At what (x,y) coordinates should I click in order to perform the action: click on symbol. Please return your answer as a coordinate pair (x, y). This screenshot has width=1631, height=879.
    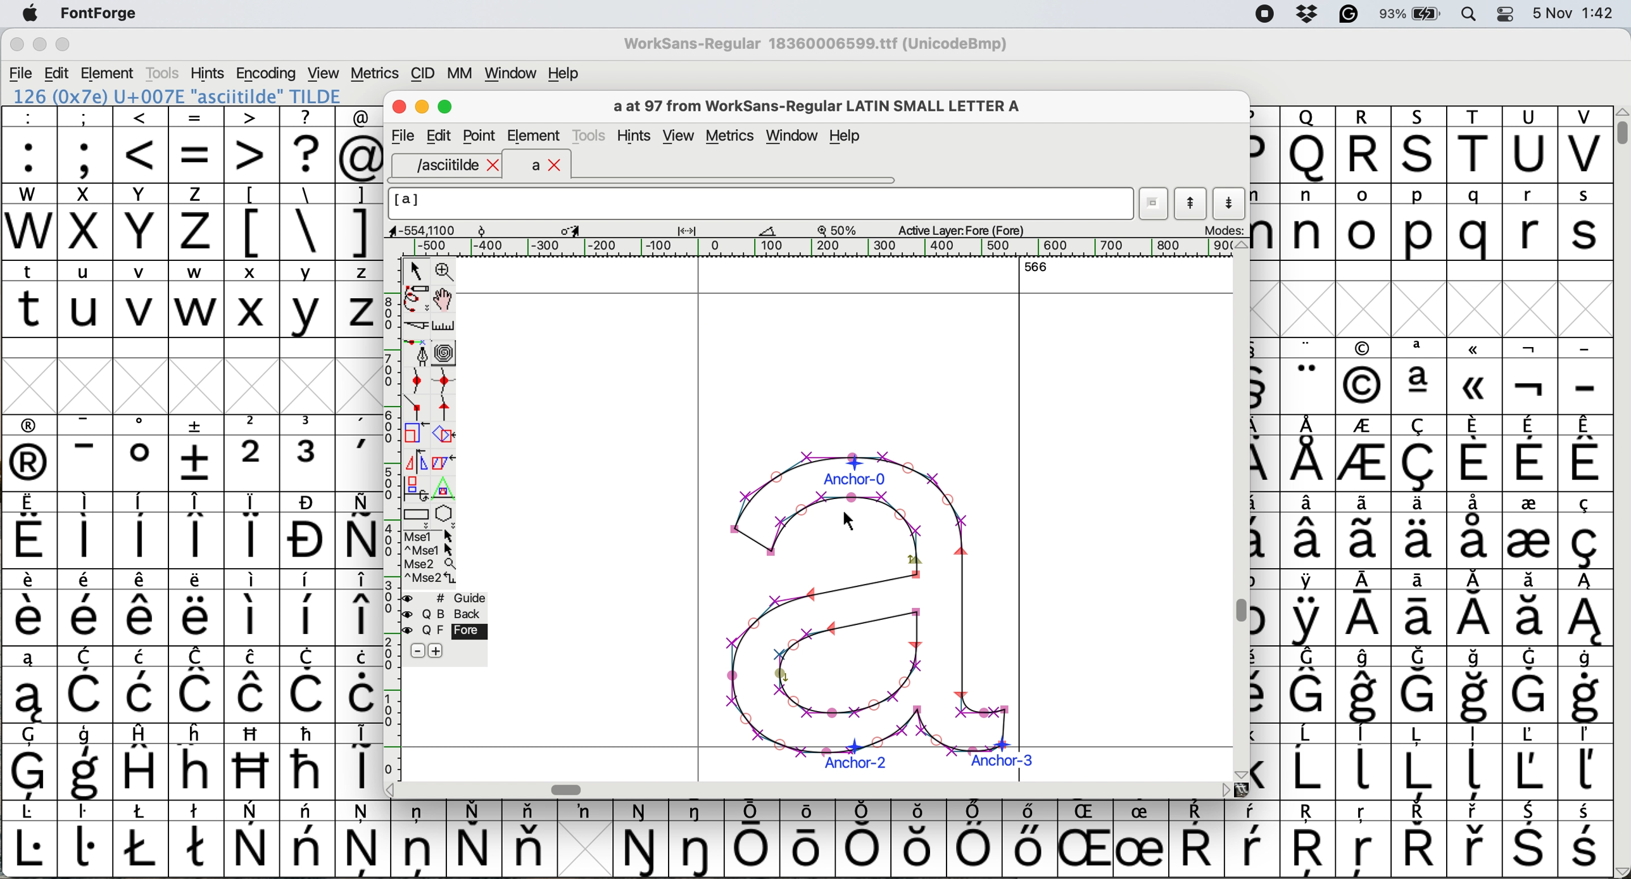
    Looking at the image, I should click on (1530, 840).